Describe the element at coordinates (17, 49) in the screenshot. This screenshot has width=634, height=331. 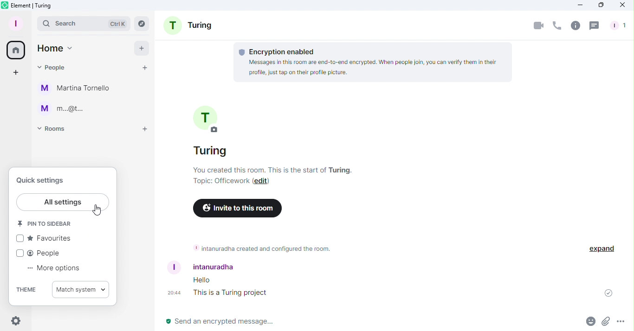
I see `Home` at that location.